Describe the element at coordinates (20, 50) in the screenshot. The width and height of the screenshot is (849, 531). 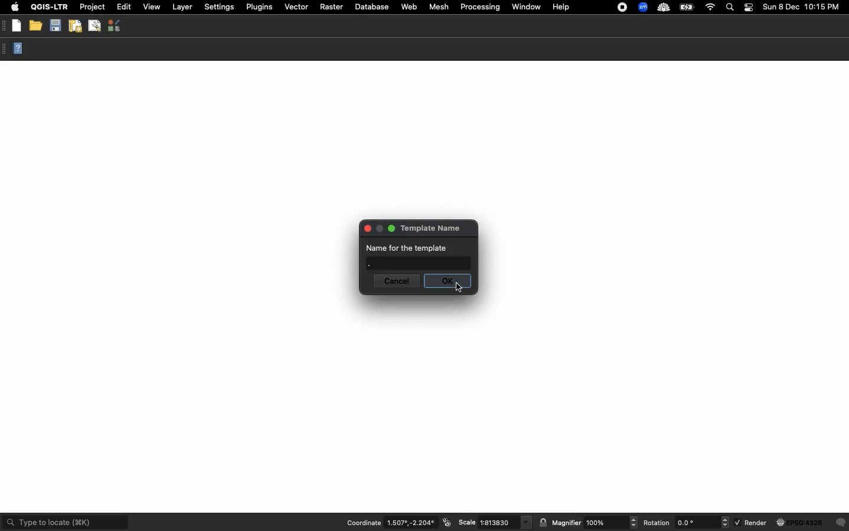
I see `Help` at that location.